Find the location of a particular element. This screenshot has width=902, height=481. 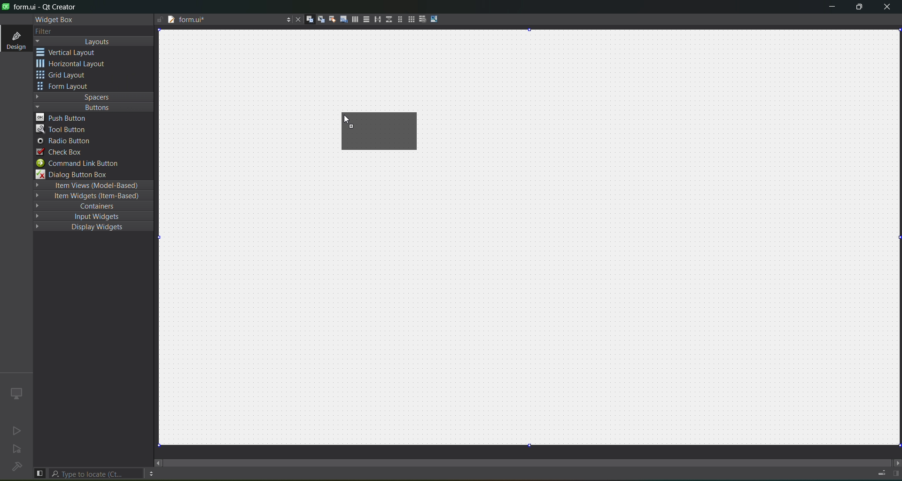

horizontal layoutt is located at coordinates (355, 21).